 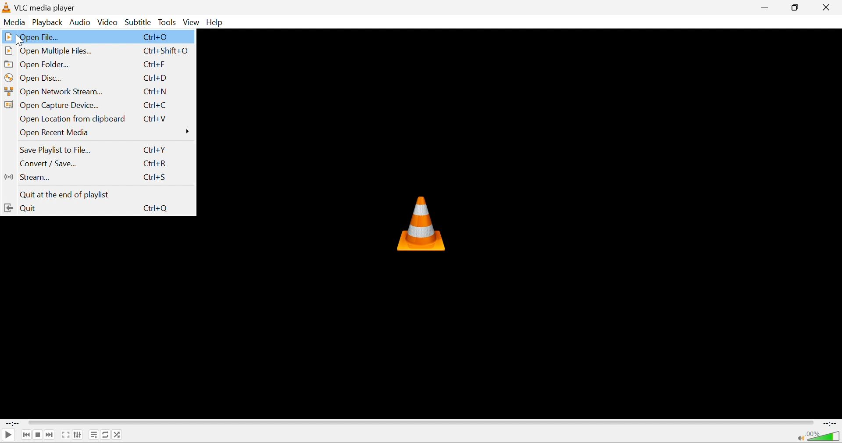 What do you see at coordinates (47, 163) in the screenshot?
I see `Convert/Save` at bounding box center [47, 163].